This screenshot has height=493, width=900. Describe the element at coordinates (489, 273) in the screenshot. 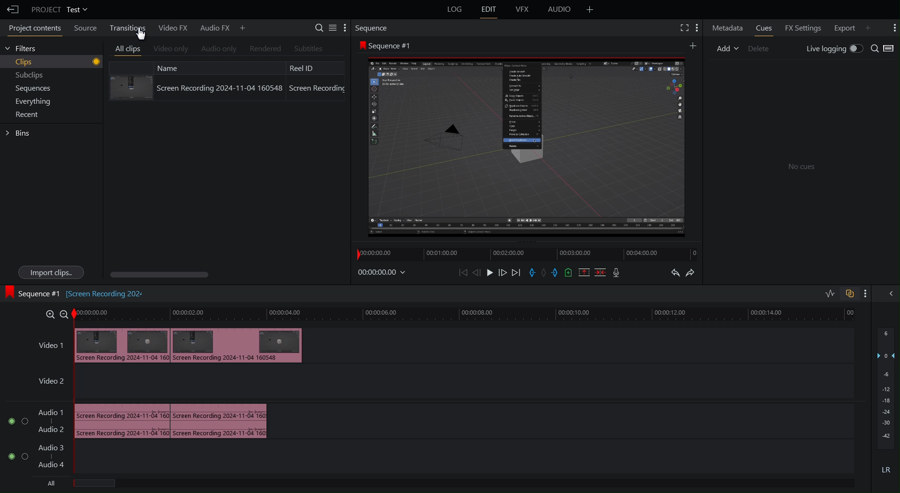

I see `Play` at that location.